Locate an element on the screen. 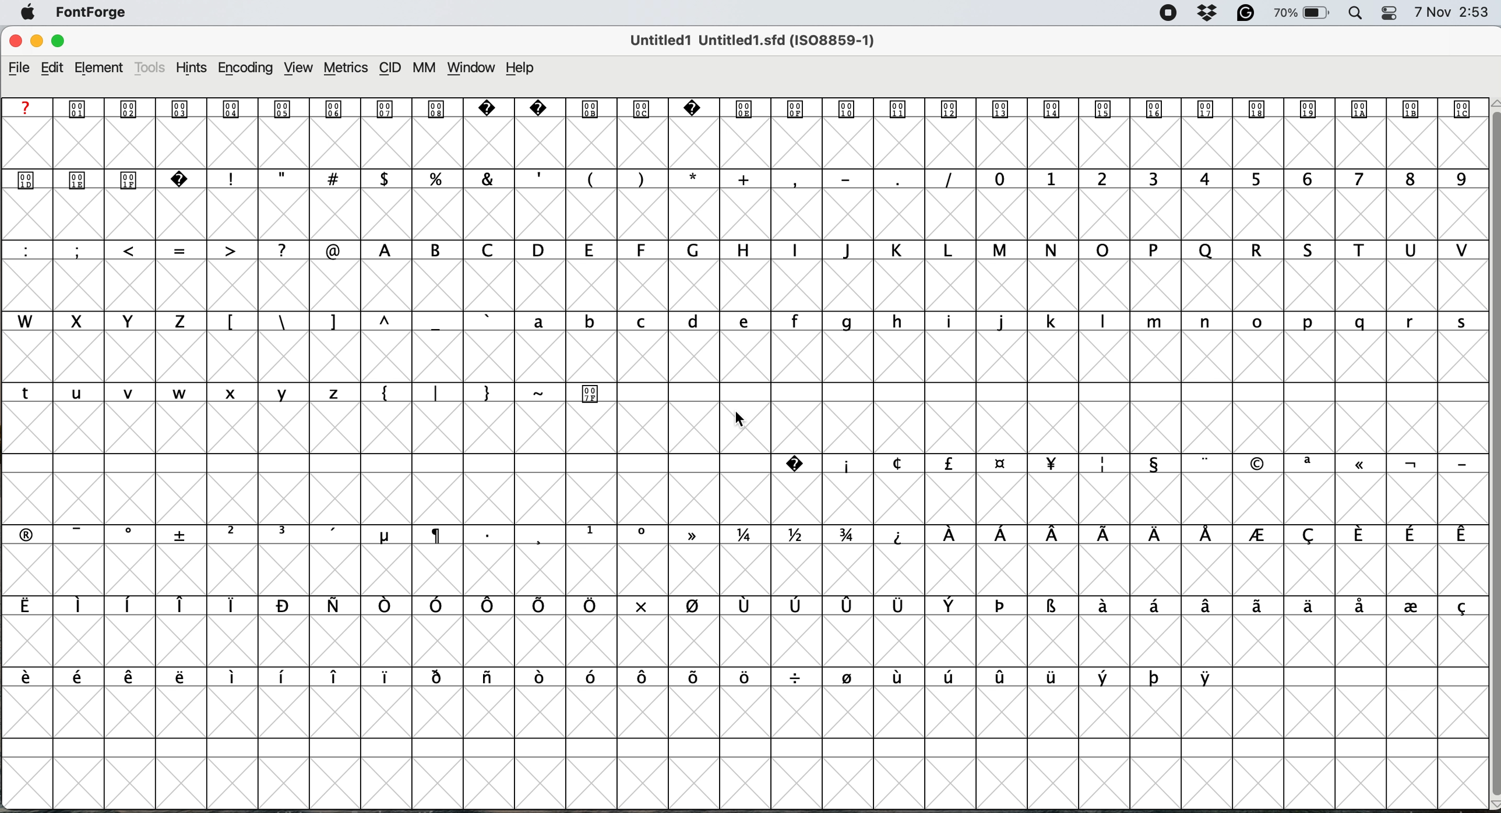 This screenshot has width=1501, height=813. grammarly is located at coordinates (1246, 13).